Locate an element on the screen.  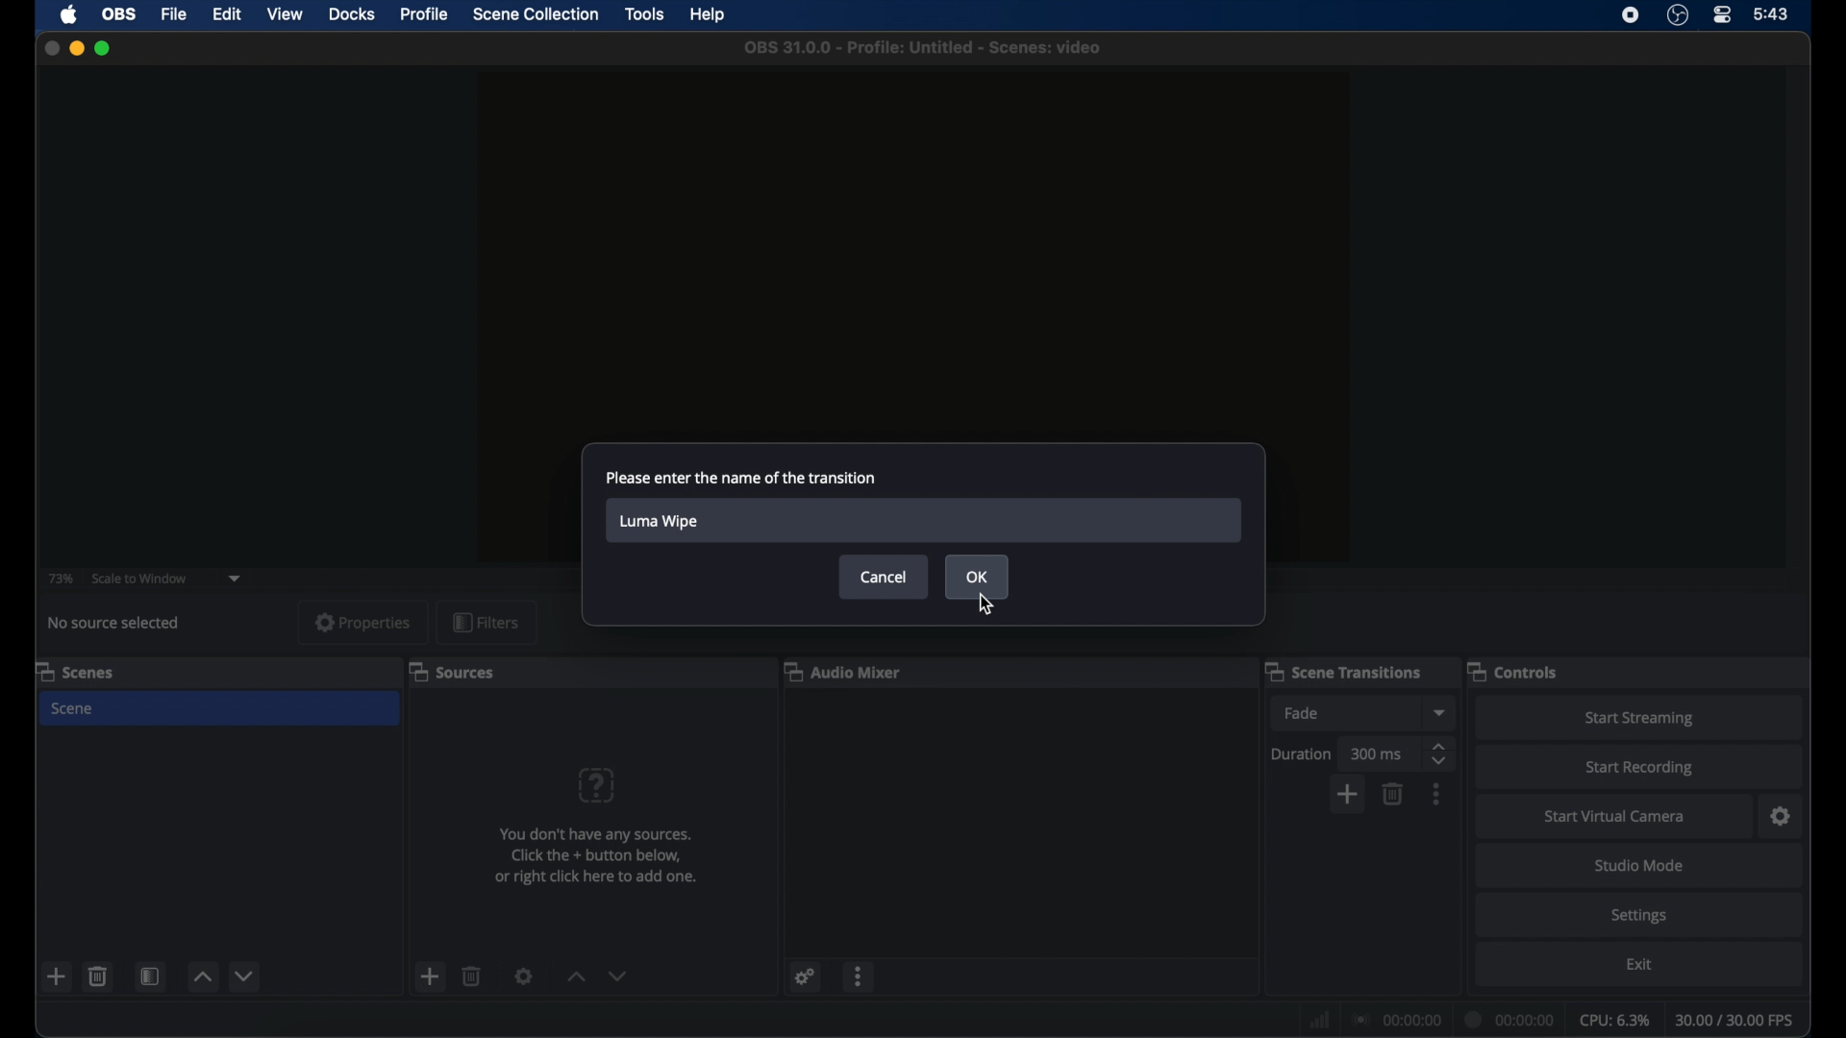
luma wipe is located at coordinates (660, 521).